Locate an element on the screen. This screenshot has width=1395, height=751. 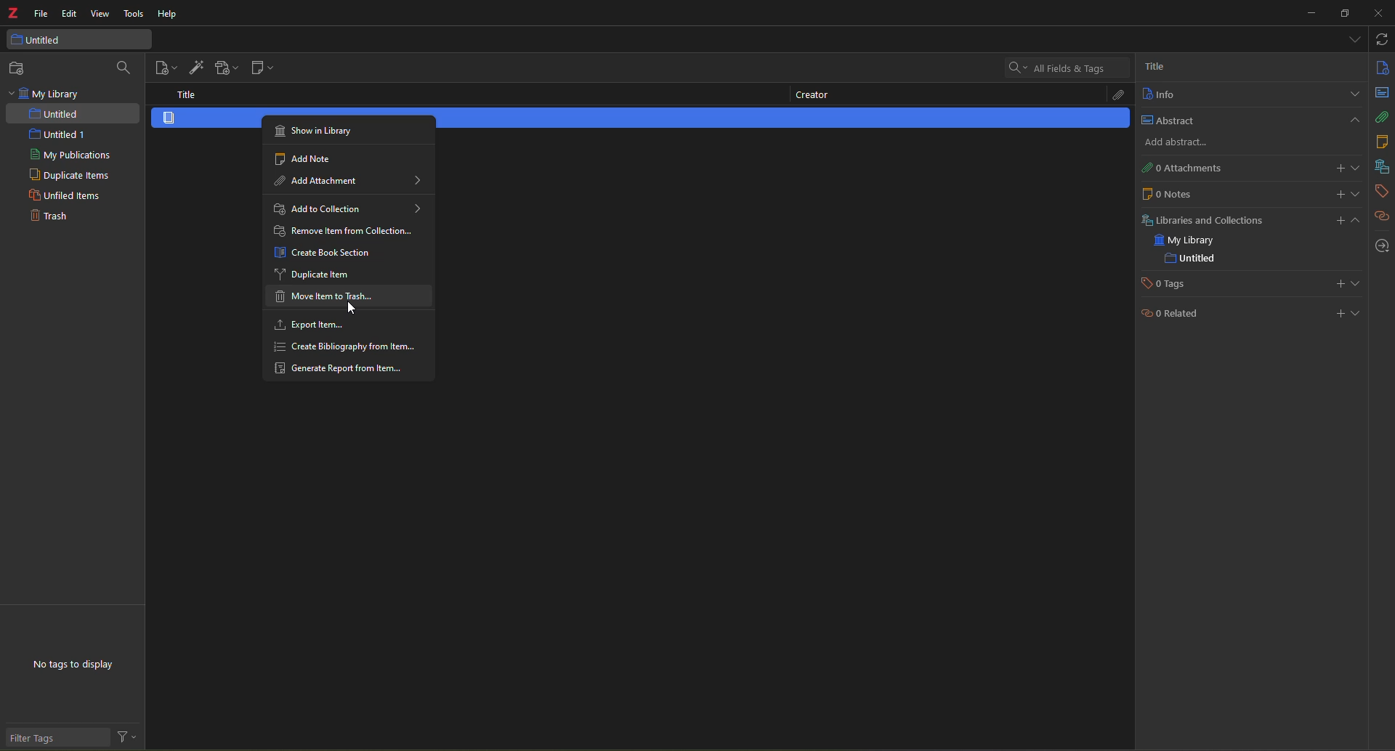
trash is located at coordinates (47, 217).